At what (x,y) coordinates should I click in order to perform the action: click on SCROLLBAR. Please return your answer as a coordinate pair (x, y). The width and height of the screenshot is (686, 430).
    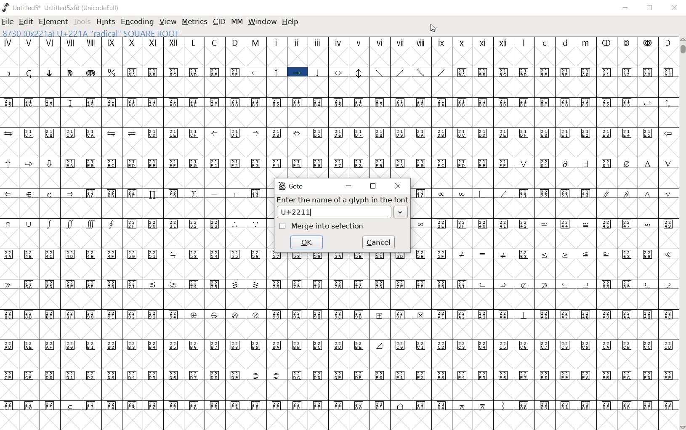
    Looking at the image, I should click on (682, 233).